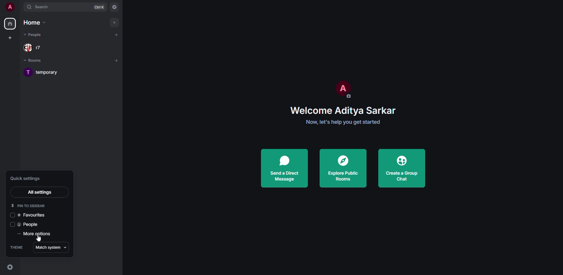 The image size is (563, 275). I want to click on quick settings, so click(10, 267).